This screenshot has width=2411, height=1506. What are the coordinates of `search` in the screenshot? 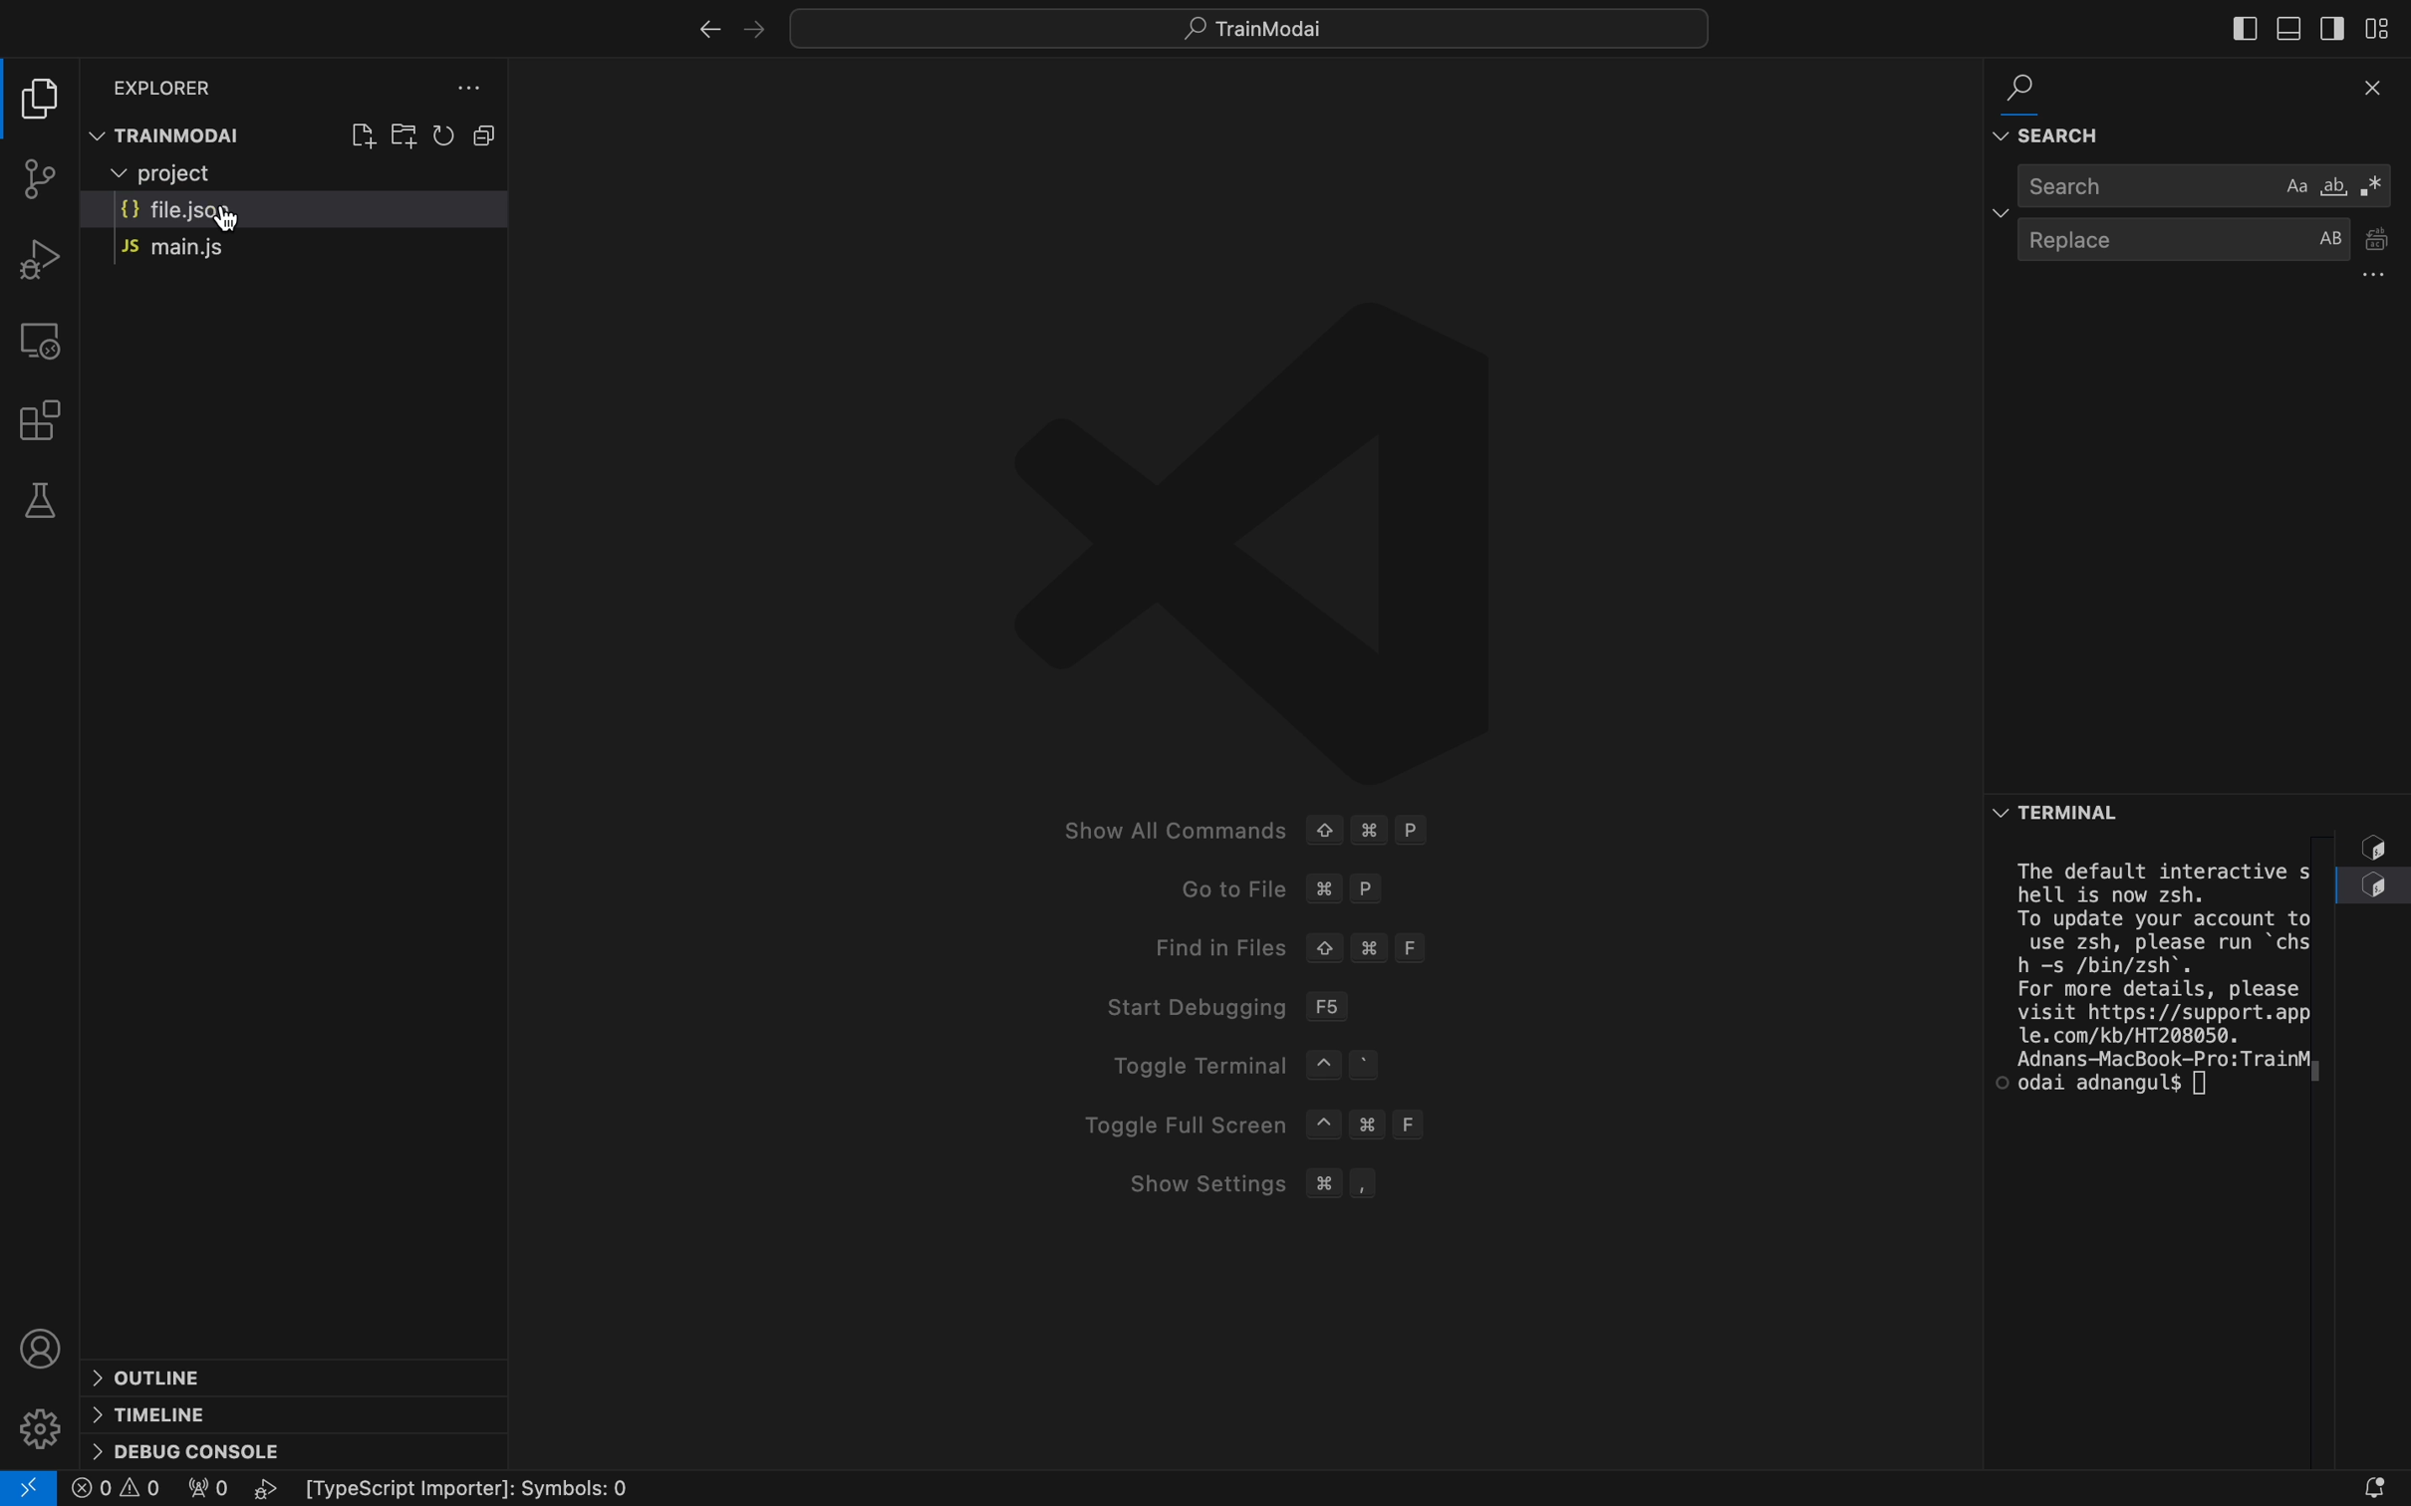 It's located at (2042, 73).